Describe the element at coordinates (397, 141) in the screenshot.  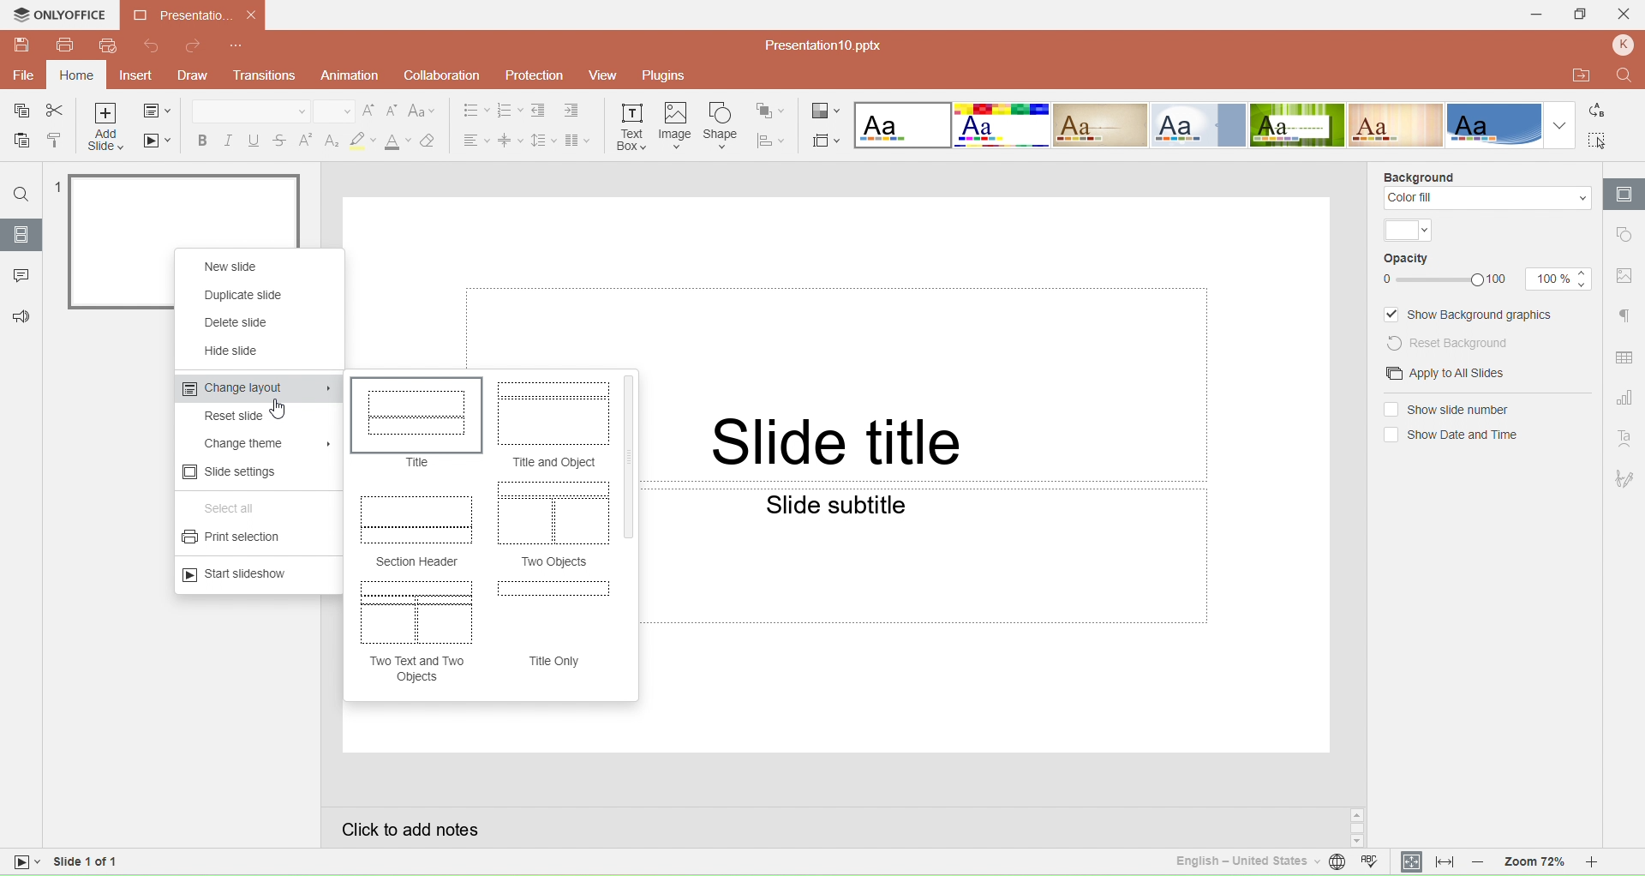
I see `Font color` at that location.